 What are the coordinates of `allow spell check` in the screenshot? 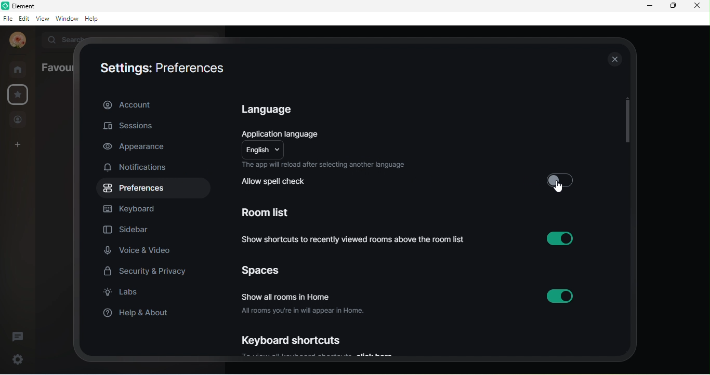 It's located at (275, 181).